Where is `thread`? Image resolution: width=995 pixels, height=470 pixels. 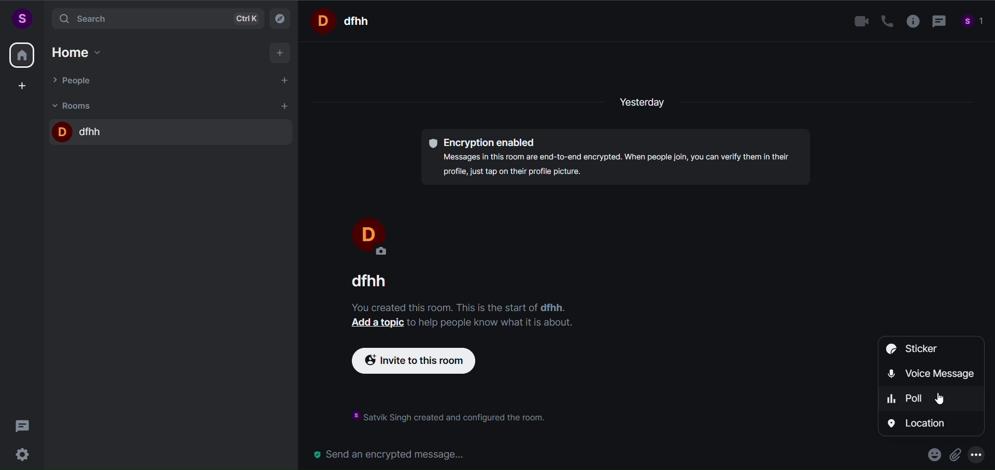
thread is located at coordinates (937, 22).